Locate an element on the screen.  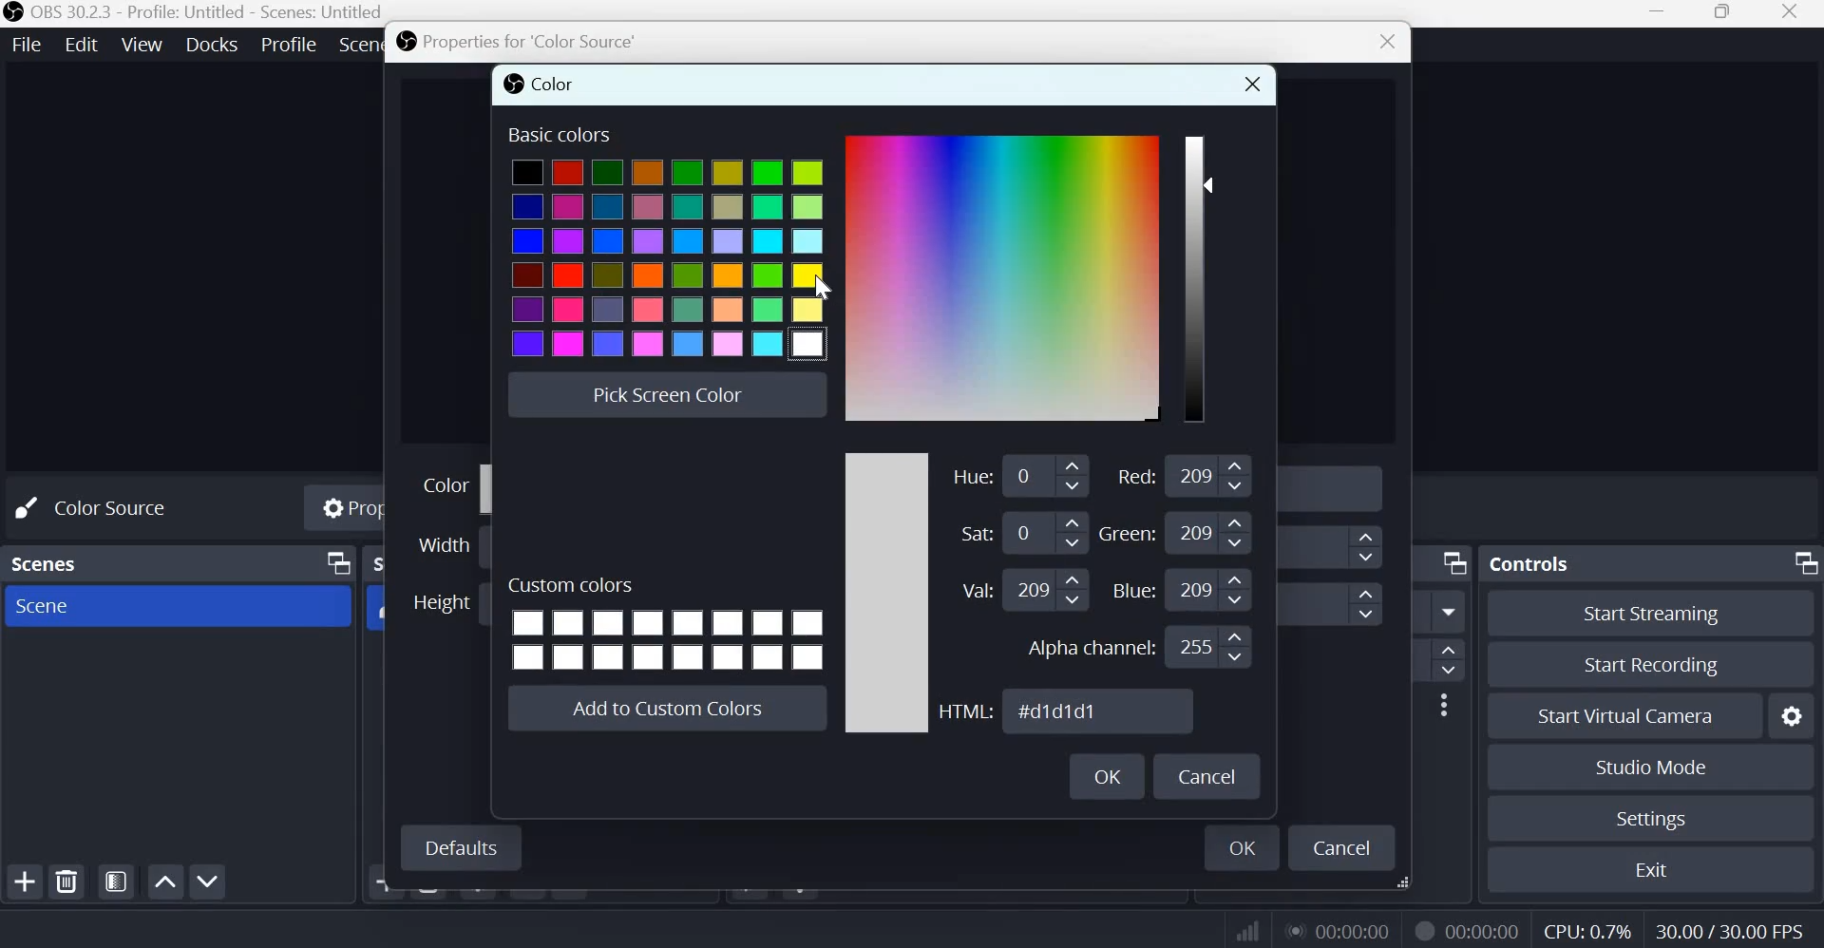
Dock Options icon is located at coordinates (332, 564).